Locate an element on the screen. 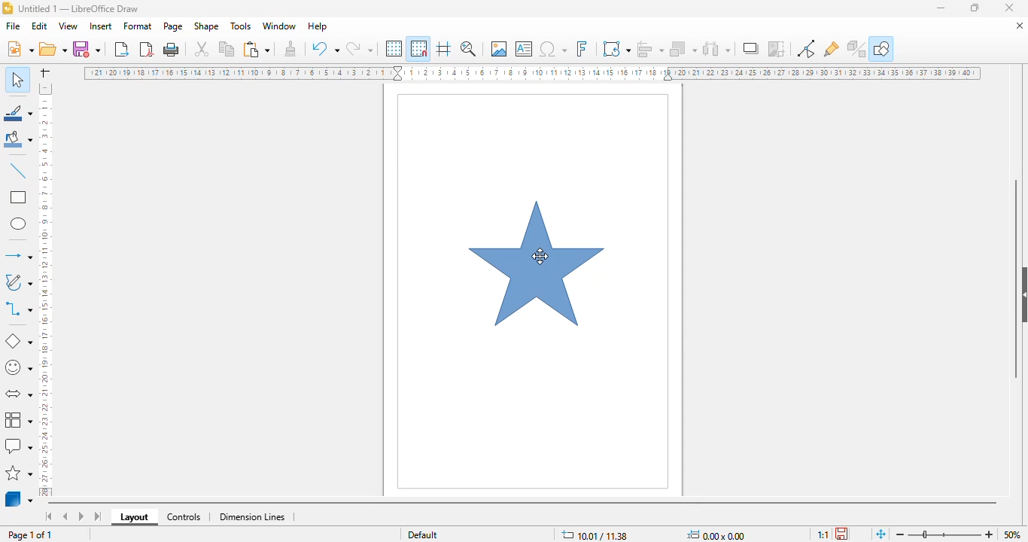 This screenshot has height=542, width=1028. symbol shapes is located at coordinates (19, 368).